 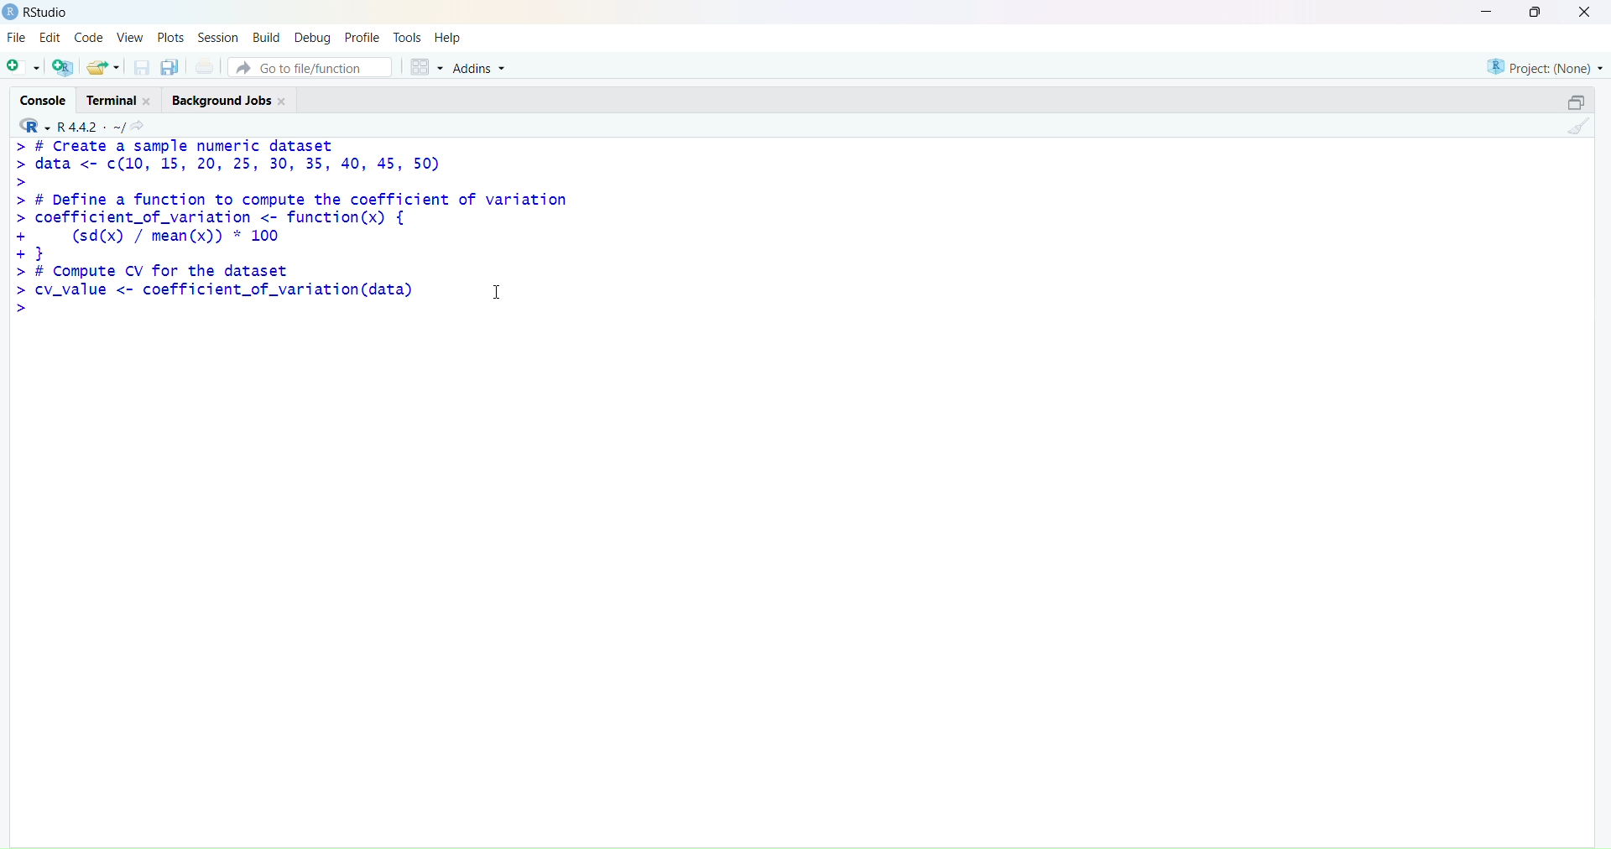 What do you see at coordinates (149, 102) in the screenshot?
I see `Close ` at bounding box center [149, 102].